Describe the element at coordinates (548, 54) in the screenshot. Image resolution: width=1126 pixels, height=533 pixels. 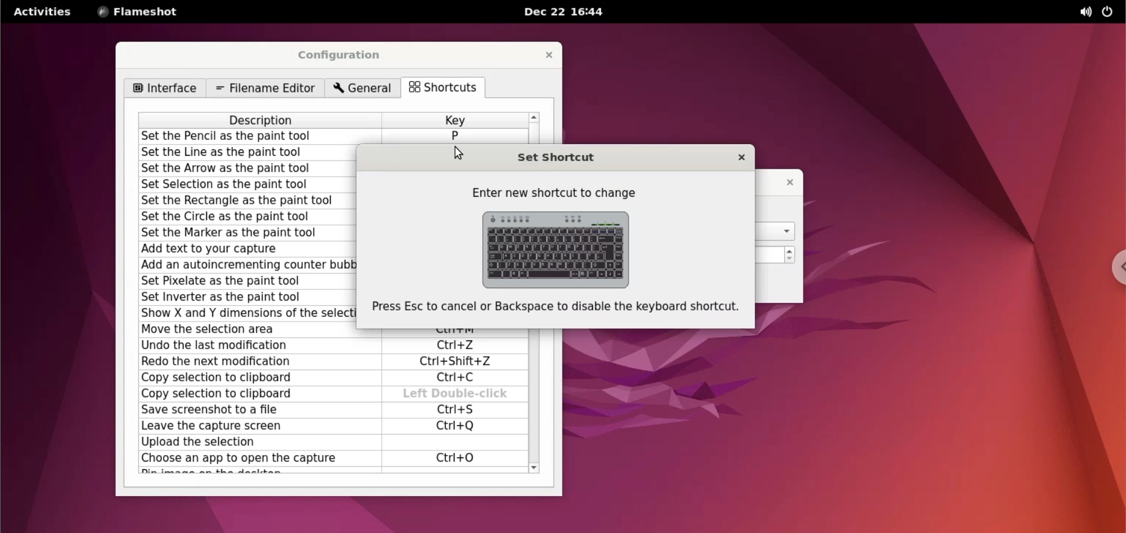
I see `close` at that location.